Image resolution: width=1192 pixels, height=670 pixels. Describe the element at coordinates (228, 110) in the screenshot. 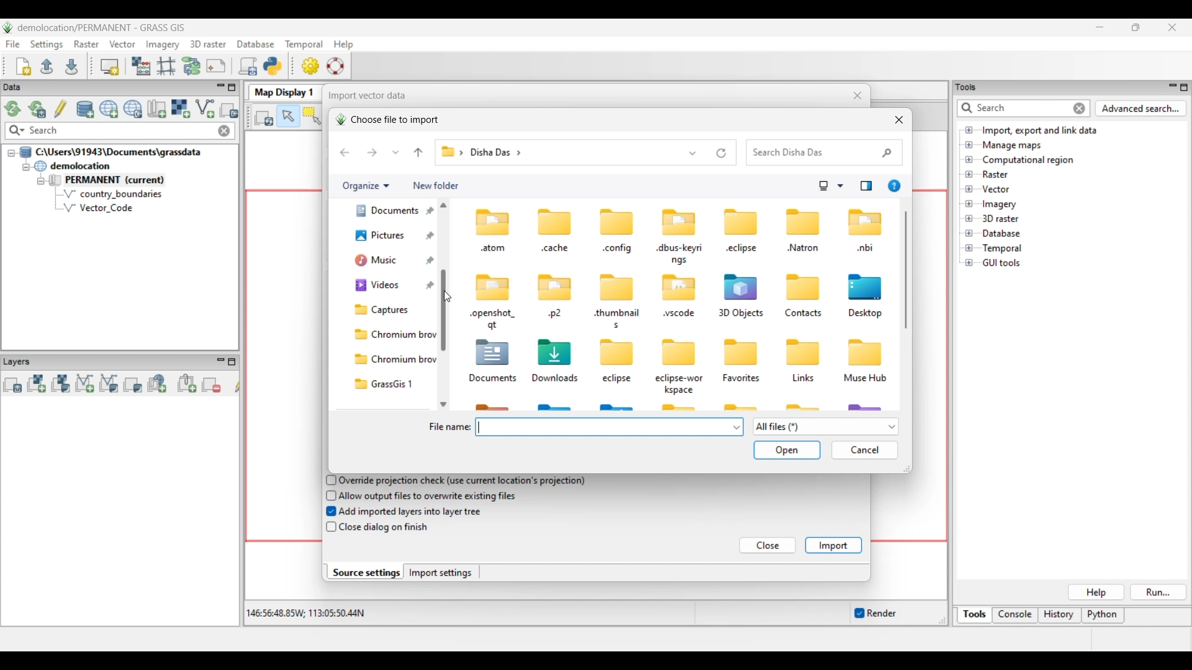

I see `Select another import option` at that location.